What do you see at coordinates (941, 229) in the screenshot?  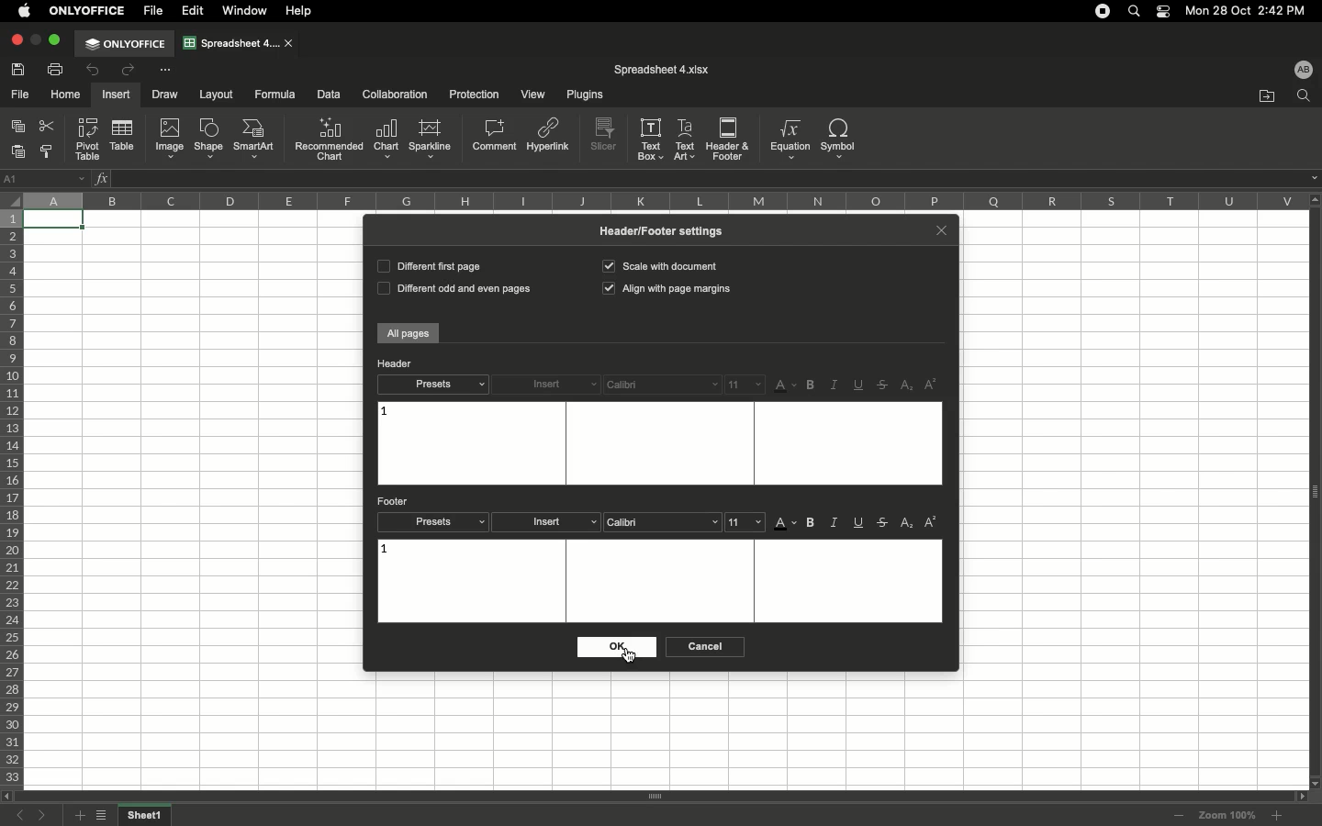 I see `Close` at bounding box center [941, 229].